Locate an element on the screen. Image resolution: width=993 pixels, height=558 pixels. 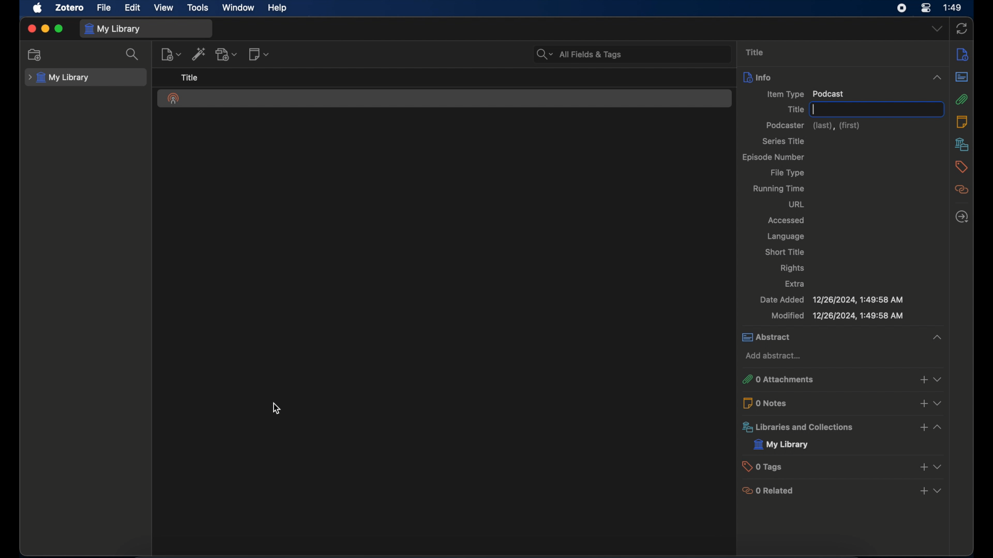
related is located at coordinates (962, 190).